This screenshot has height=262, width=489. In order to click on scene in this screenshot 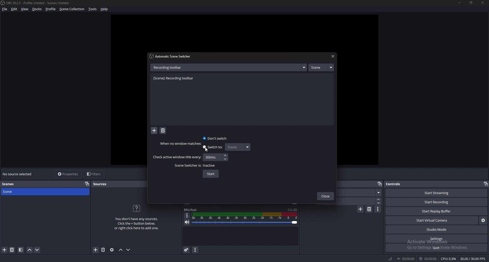, I will do `click(13, 191)`.